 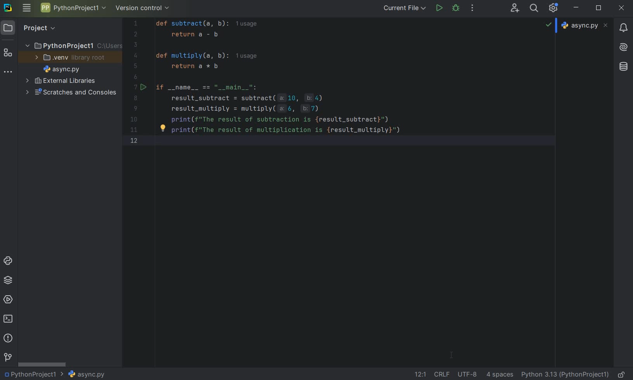 I want to click on debug, so click(x=455, y=8).